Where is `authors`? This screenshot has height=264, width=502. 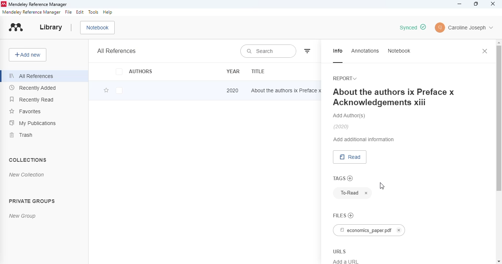 authors is located at coordinates (134, 71).